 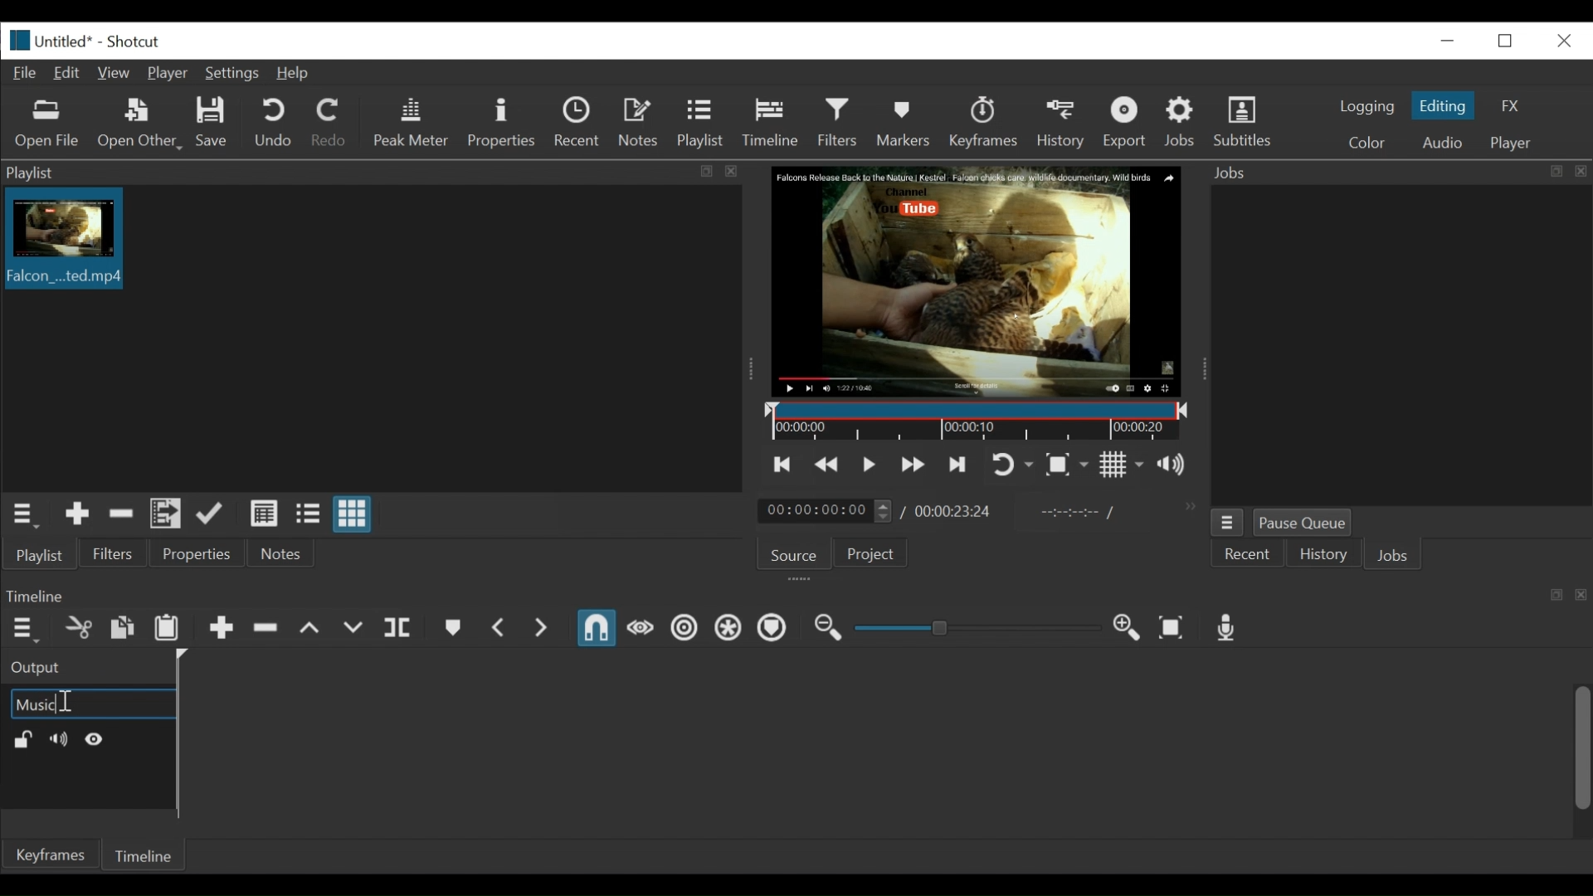 I want to click on Playlist, so click(x=42, y=556).